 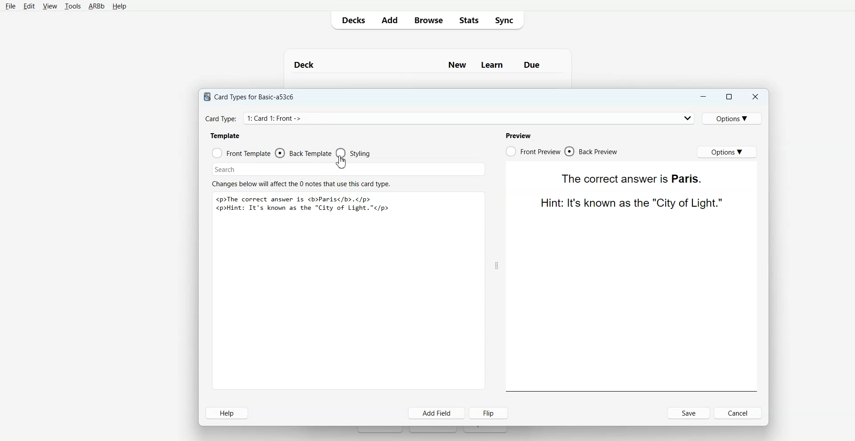 What do you see at coordinates (507, 20) in the screenshot?
I see `Sync` at bounding box center [507, 20].